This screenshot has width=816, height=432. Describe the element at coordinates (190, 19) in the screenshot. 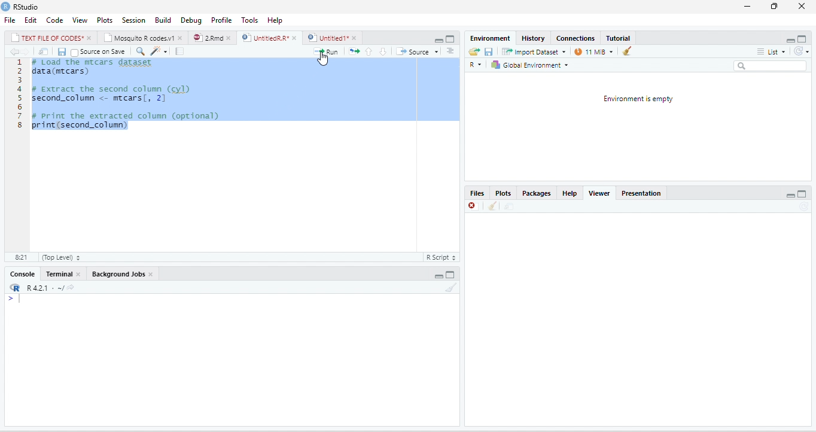

I see `Debug` at that location.